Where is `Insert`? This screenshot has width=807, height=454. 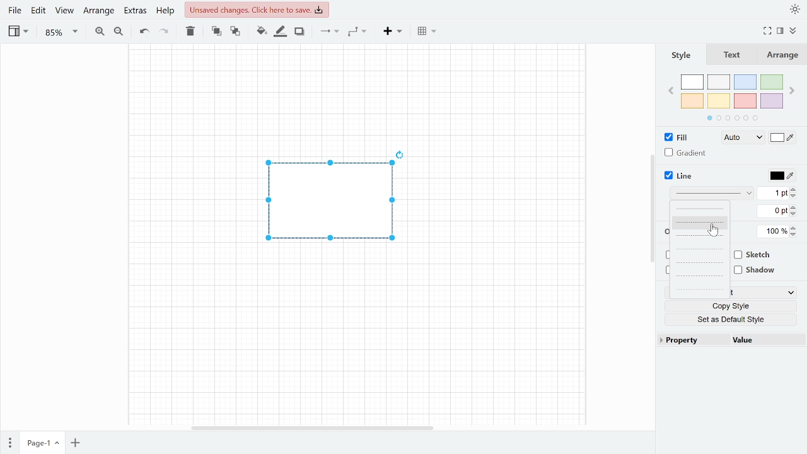
Insert is located at coordinates (392, 32).